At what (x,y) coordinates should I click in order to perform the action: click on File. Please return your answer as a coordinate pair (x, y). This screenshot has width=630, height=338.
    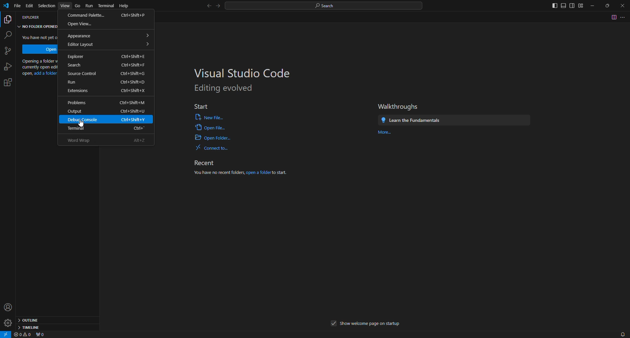
    Looking at the image, I should click on (17, 6).